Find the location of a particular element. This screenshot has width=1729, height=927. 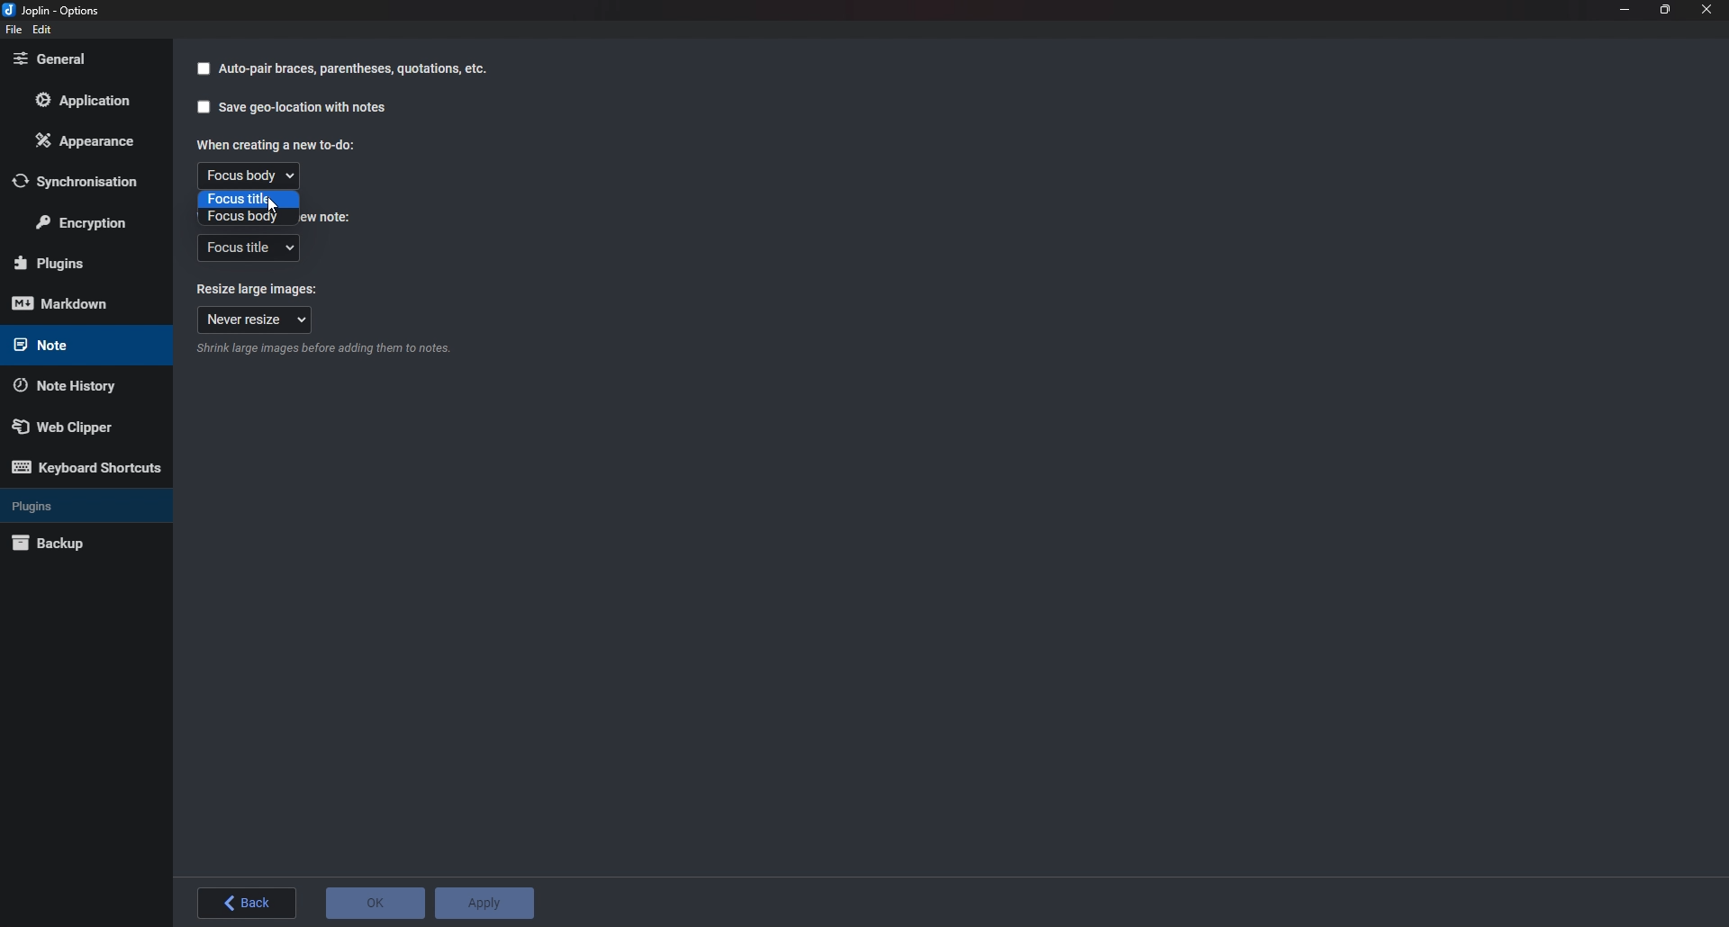

Never resize is located at coordinates (257, 319).